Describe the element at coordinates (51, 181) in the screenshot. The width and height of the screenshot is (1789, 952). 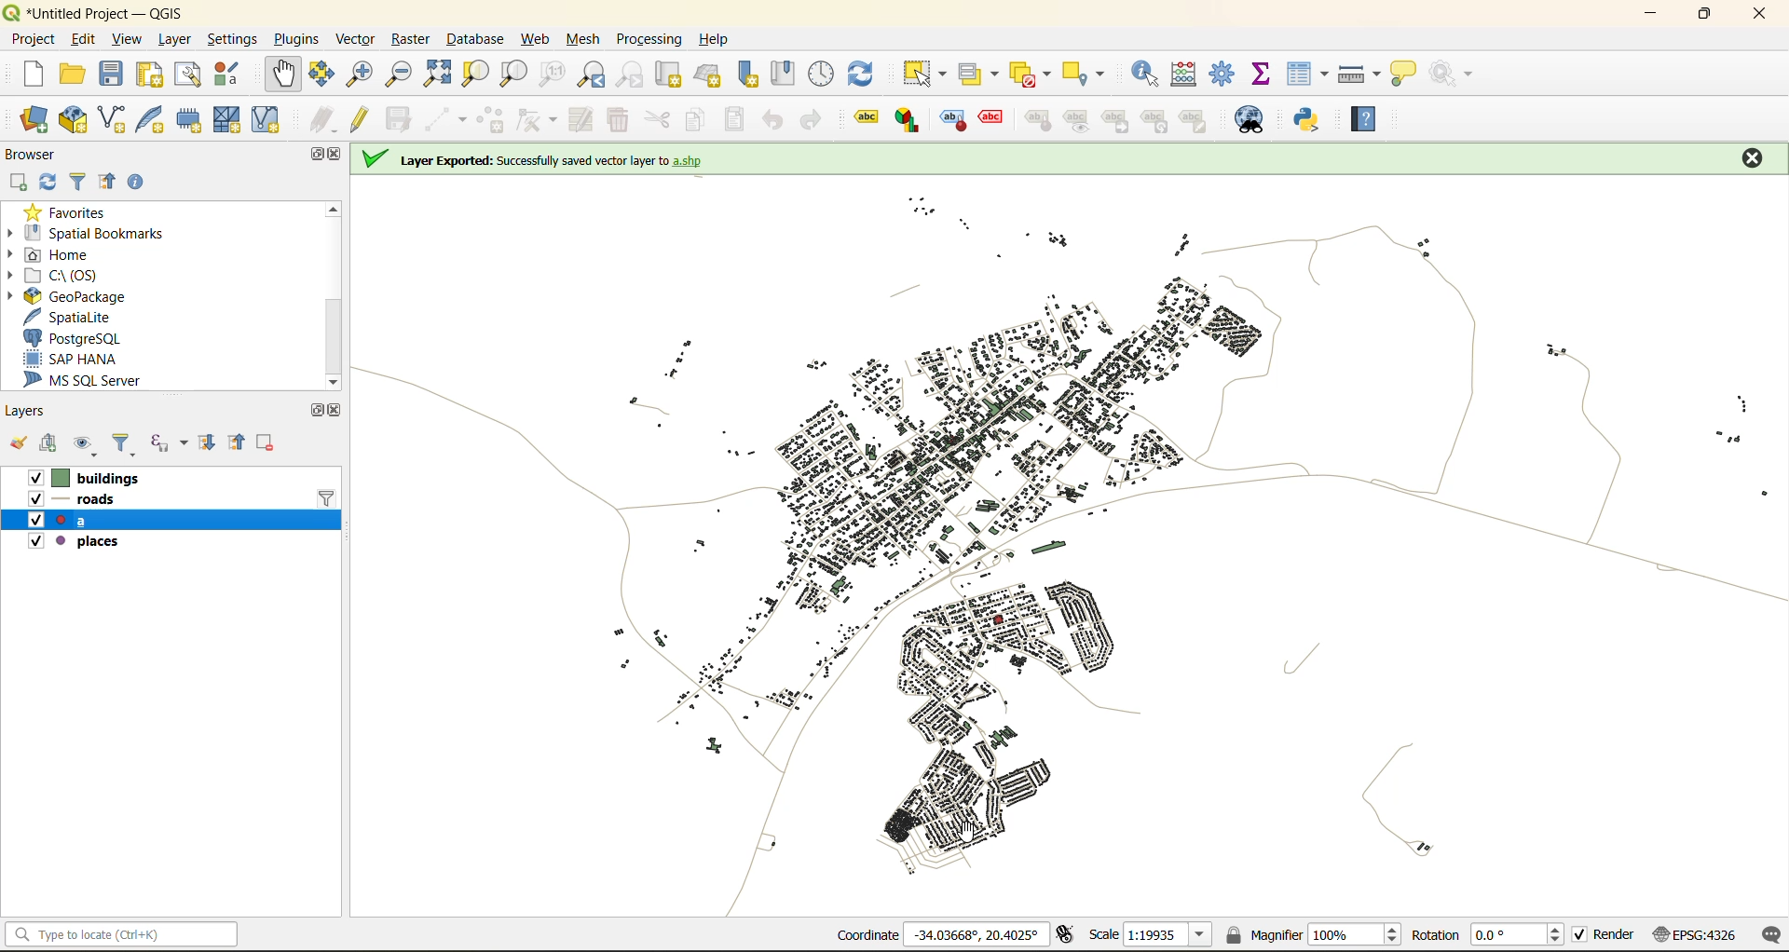
I see `refresh` at that location.